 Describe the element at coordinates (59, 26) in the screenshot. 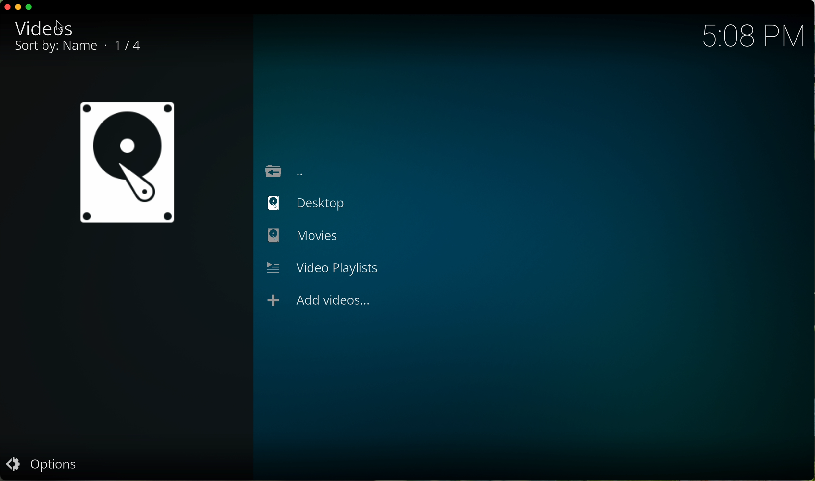

I see `cursor` at that location.